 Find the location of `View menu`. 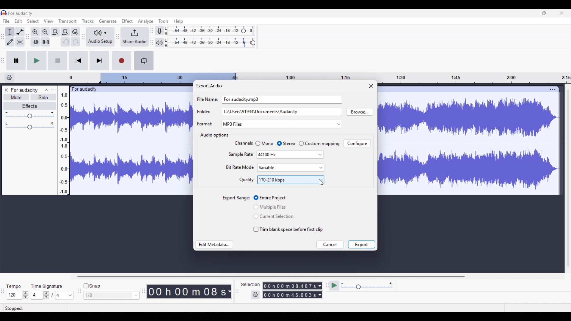

View menu is located at coordinates (49, 21).